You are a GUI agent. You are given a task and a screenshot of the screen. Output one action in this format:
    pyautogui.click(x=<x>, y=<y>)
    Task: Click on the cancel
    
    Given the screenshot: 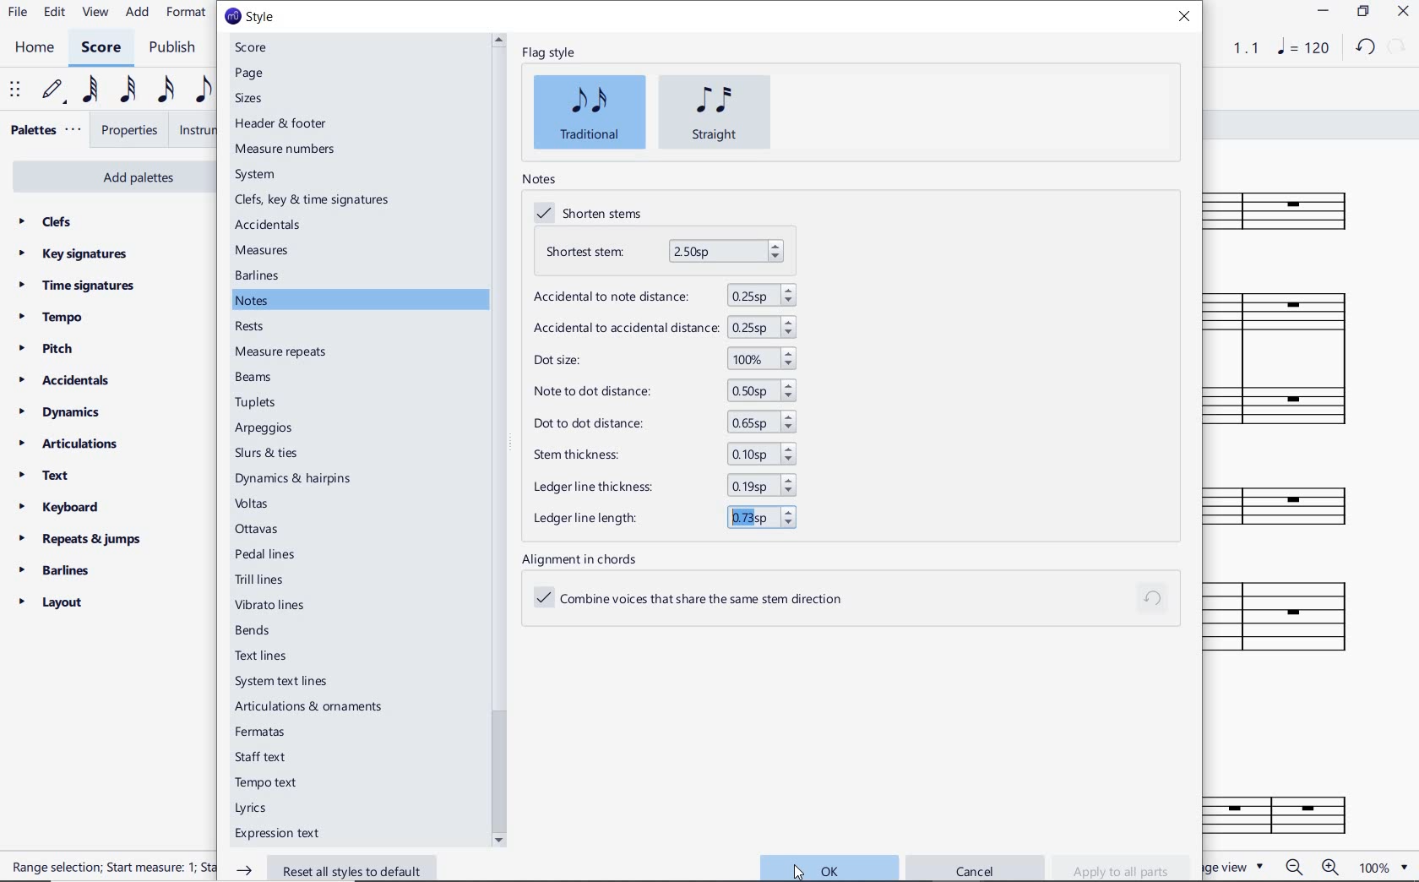 What is the action you would take?
    pyautogui.click(x=975, y=870)
    